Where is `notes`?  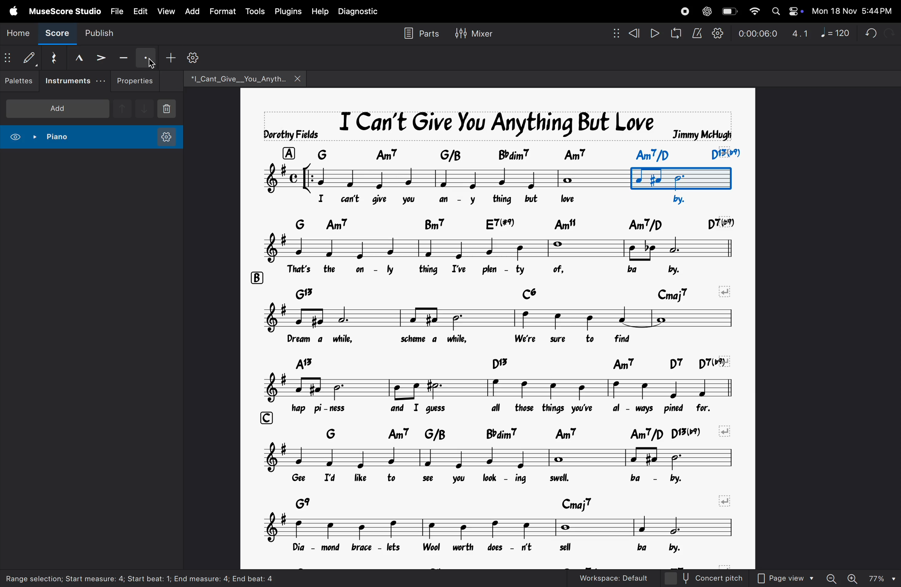 notes is located at coordinates (503, 249).